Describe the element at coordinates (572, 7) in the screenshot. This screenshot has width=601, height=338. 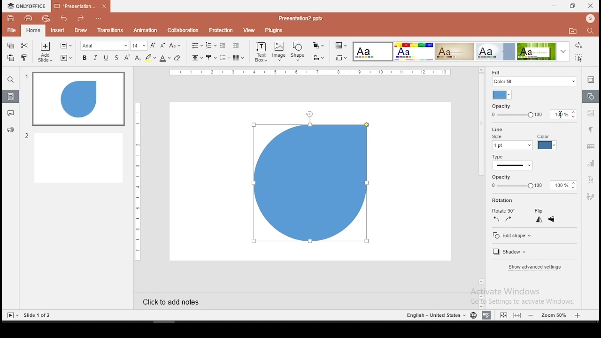
I see `restore` at that location.